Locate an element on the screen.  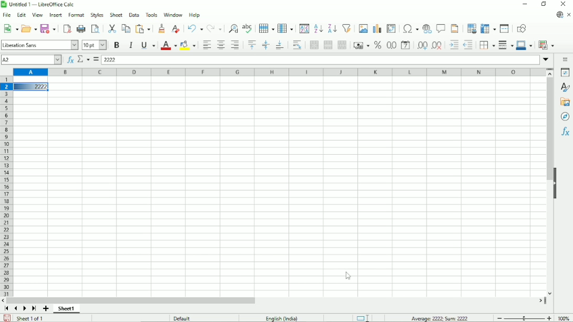
Bold is located at coordinates (117, 45).